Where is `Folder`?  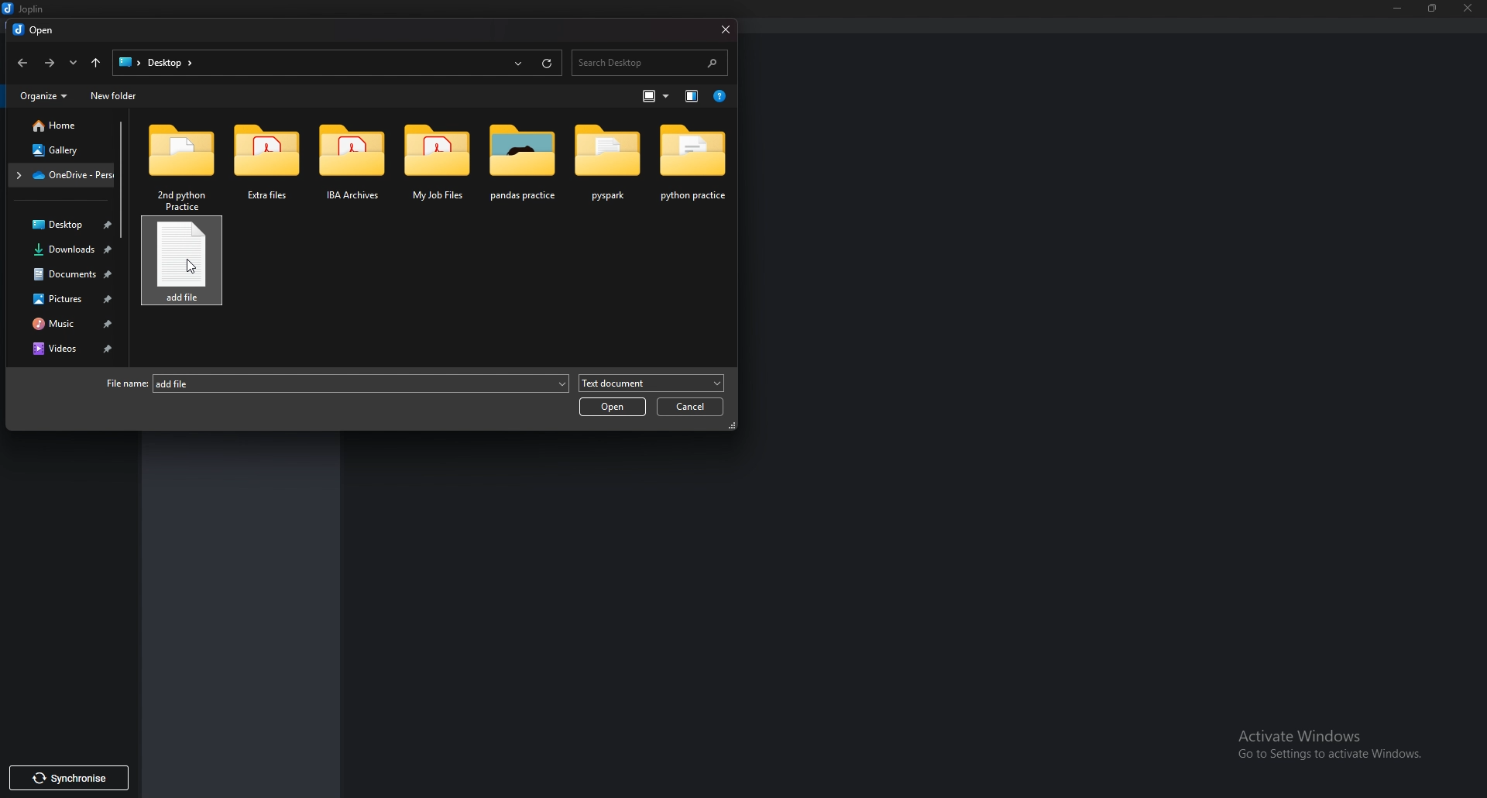
Folder is located at coordinates (520, 165).